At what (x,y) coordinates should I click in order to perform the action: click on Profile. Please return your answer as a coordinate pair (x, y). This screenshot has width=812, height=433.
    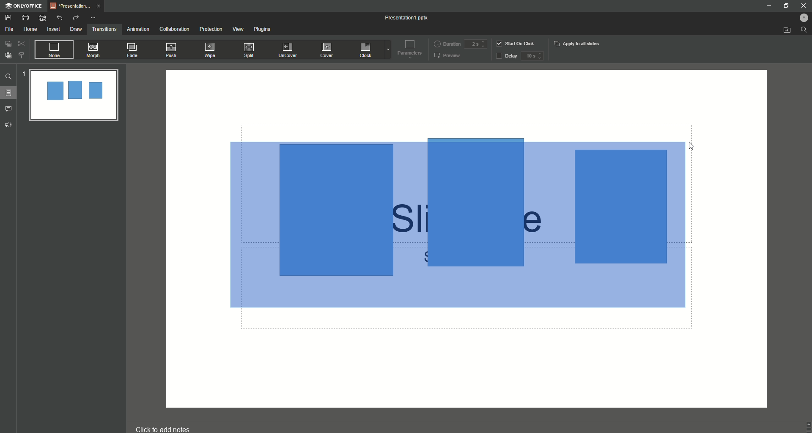
    Looking at the image, I should click on (800, 16).